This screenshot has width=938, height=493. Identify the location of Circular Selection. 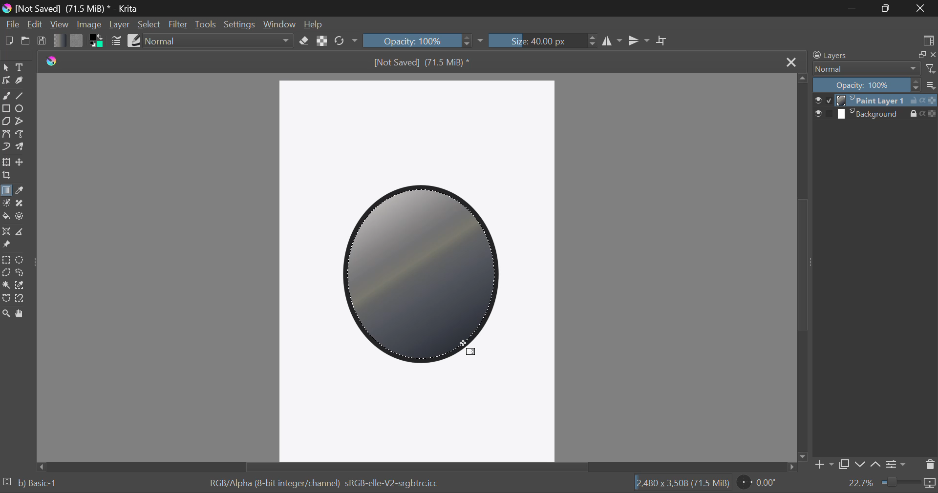
(22, 259).